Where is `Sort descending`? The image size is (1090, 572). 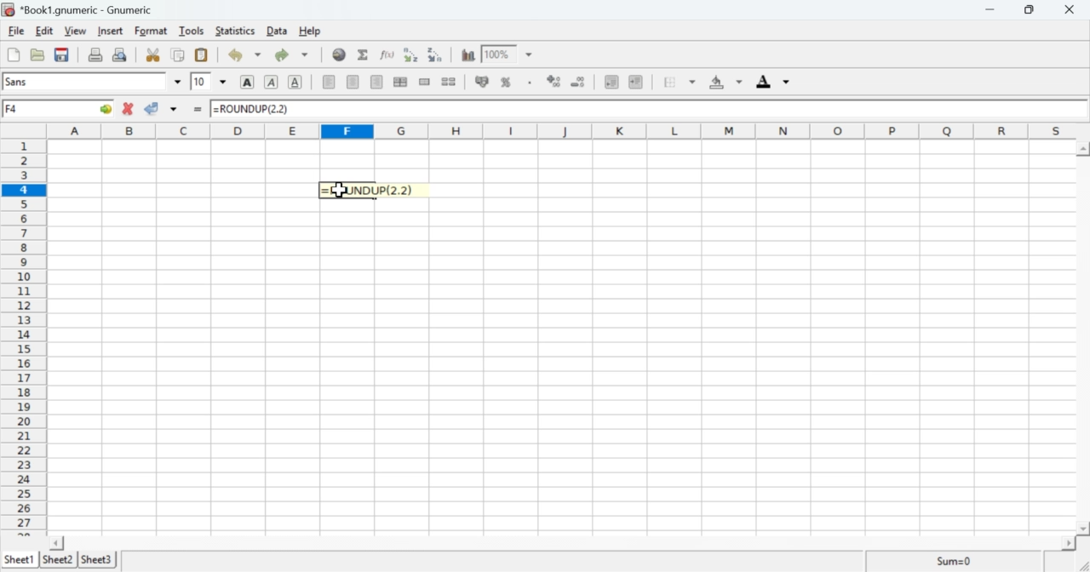 Sort descending is located at coordinates (435, 54).